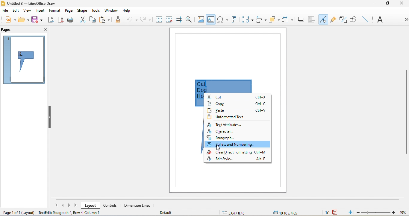 Image resolution: width=409 pixels, height=216 pixels. What do you see at coordinates (376, 212) in the screenshot?
I see `zoom bar` at bounding box center [376, 212].